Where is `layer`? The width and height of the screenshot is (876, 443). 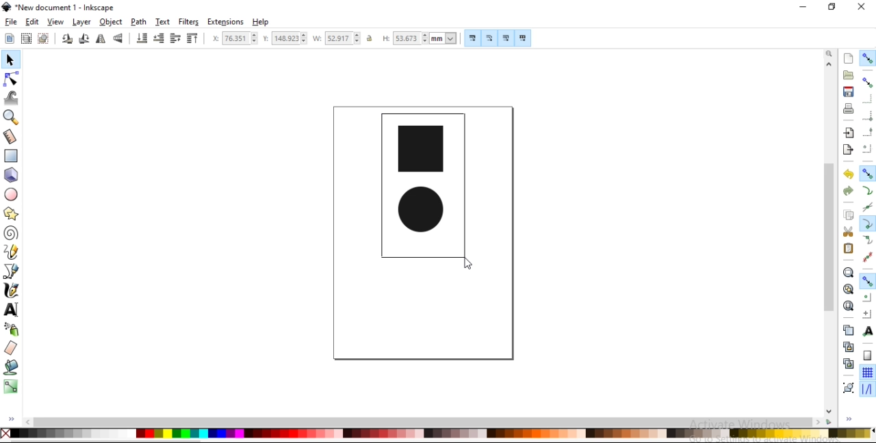
layer is located at coordinates (81, 23).